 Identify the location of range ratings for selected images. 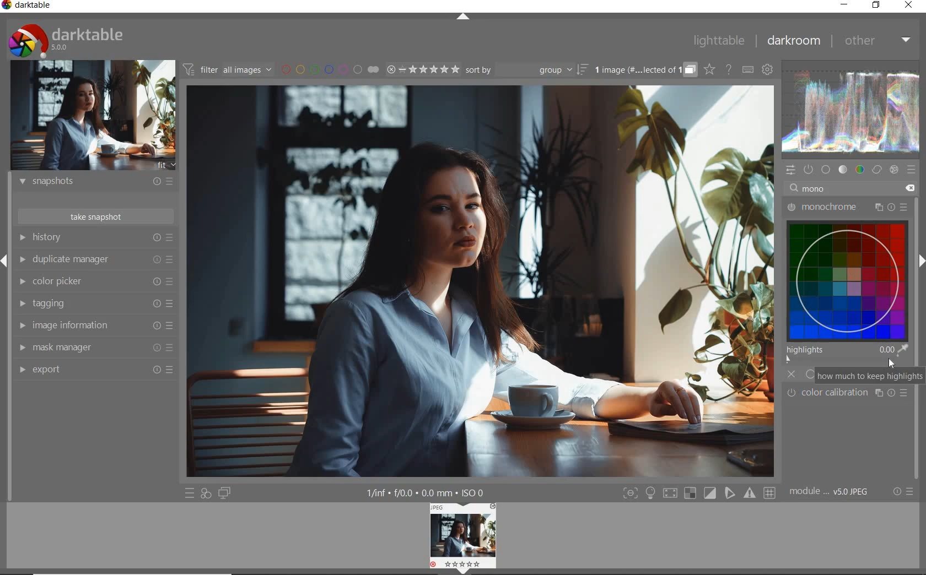
(422, 70).